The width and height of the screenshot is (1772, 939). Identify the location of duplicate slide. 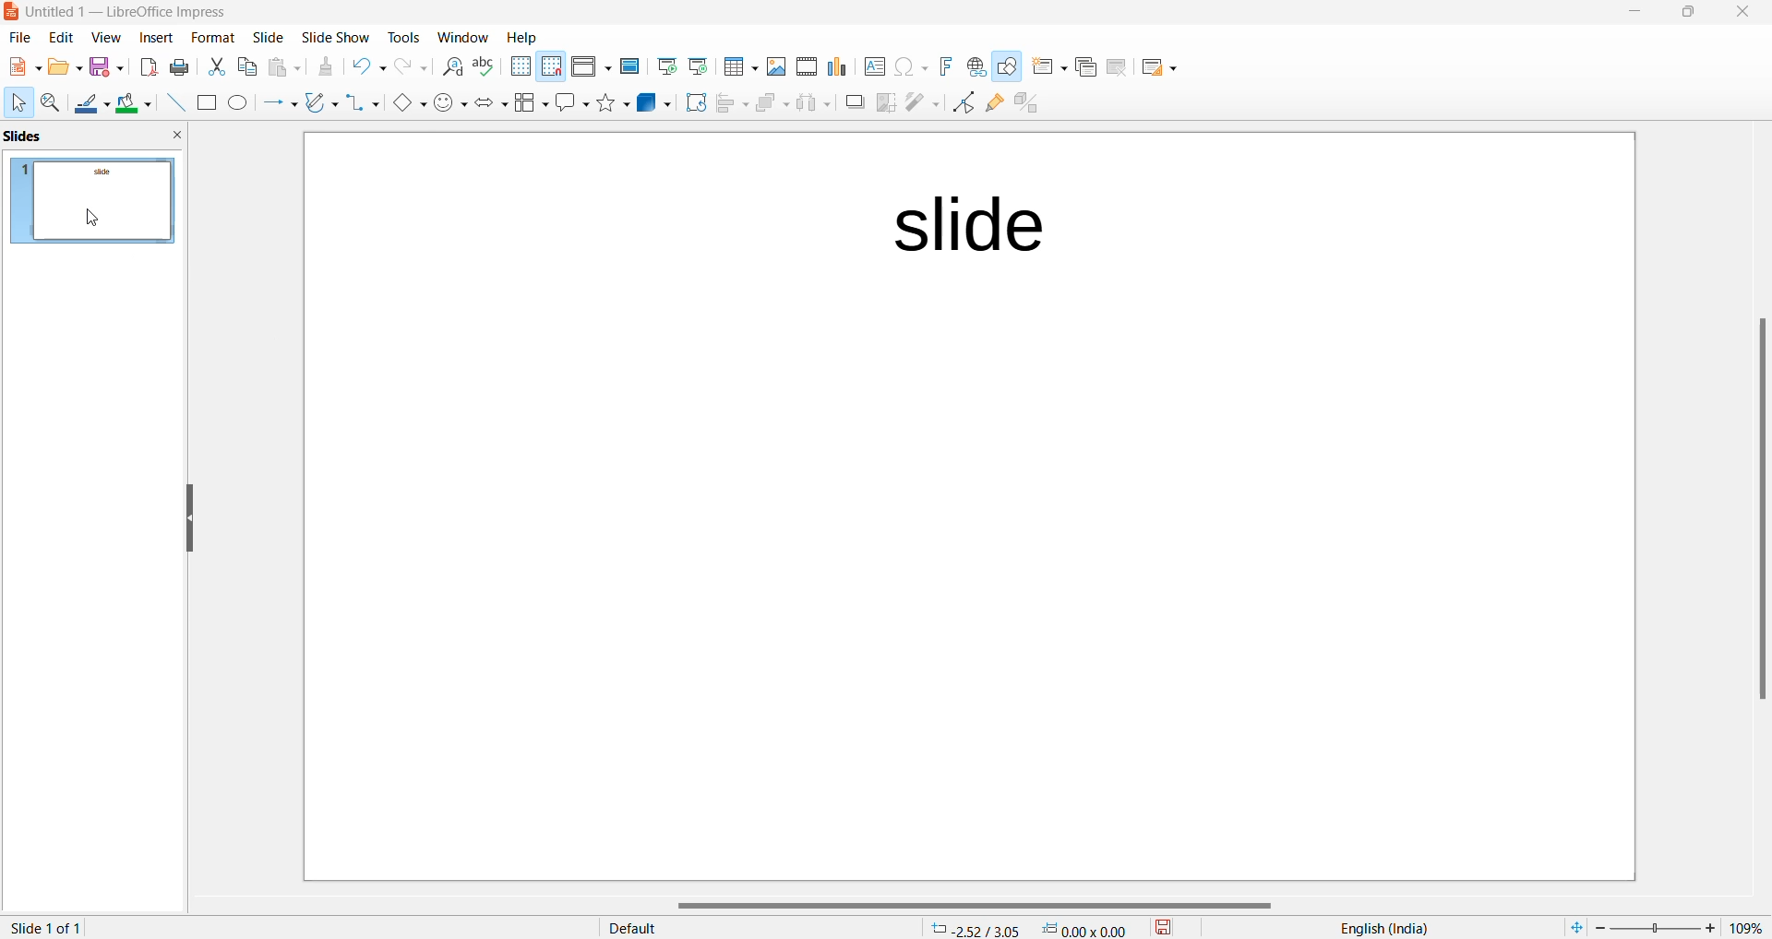
(1084, 68).